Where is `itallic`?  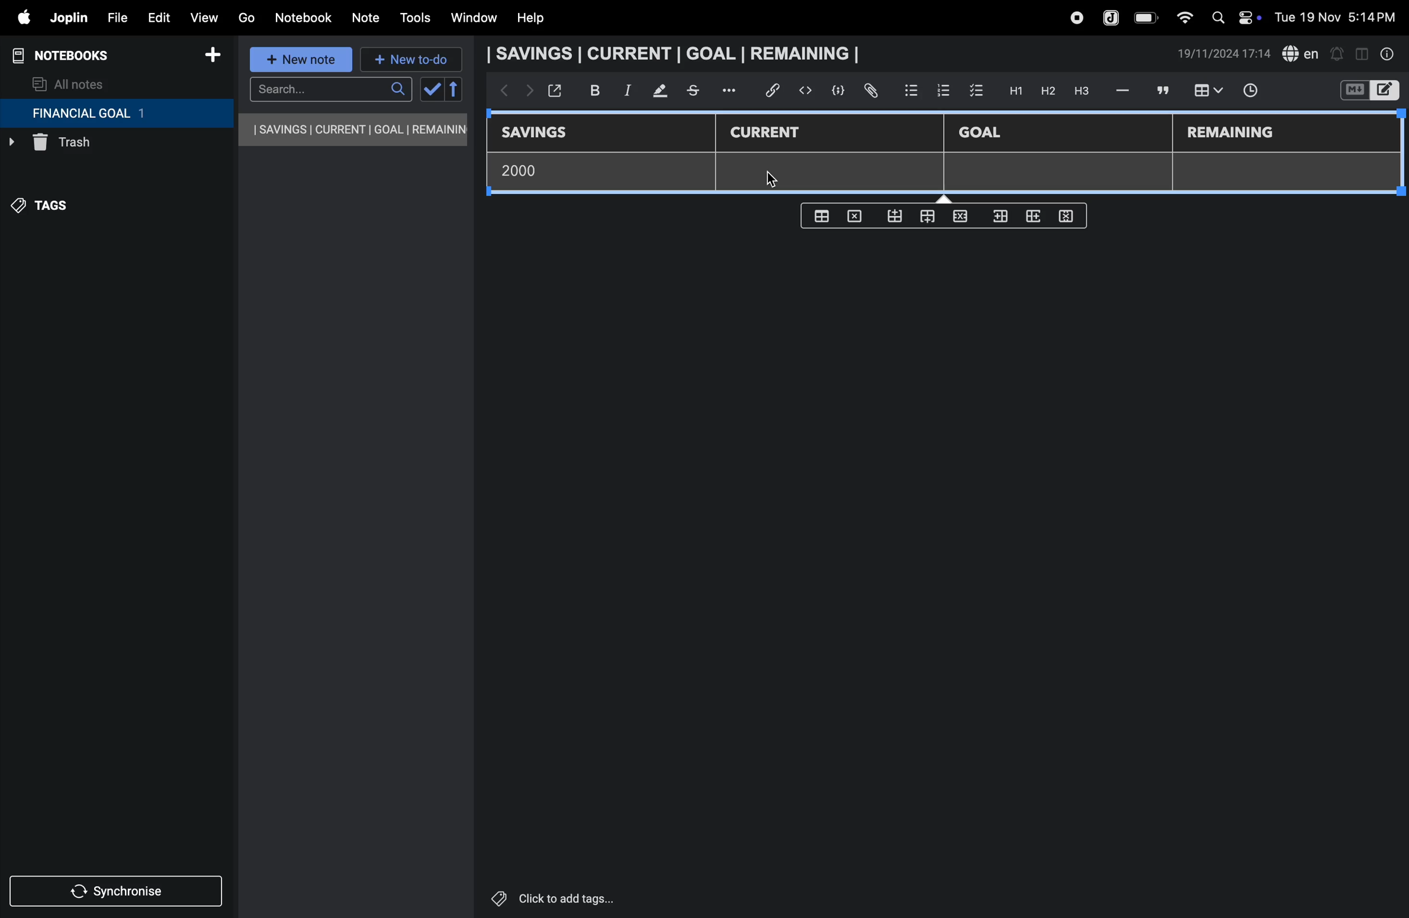 itallic is located at coordinates (626, 90).